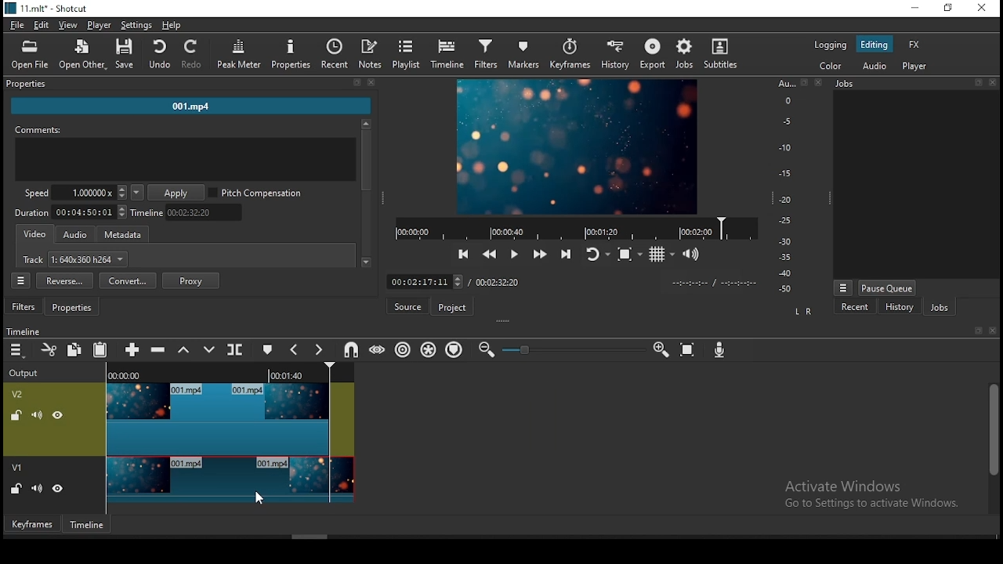 This screenshot has height=564, width=1003. Describe the element at coordinates (178, 193) in the screenshot. I see `apply` at that location.